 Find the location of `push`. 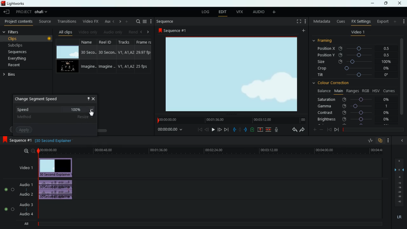

push is located at coordinates (246, 129).